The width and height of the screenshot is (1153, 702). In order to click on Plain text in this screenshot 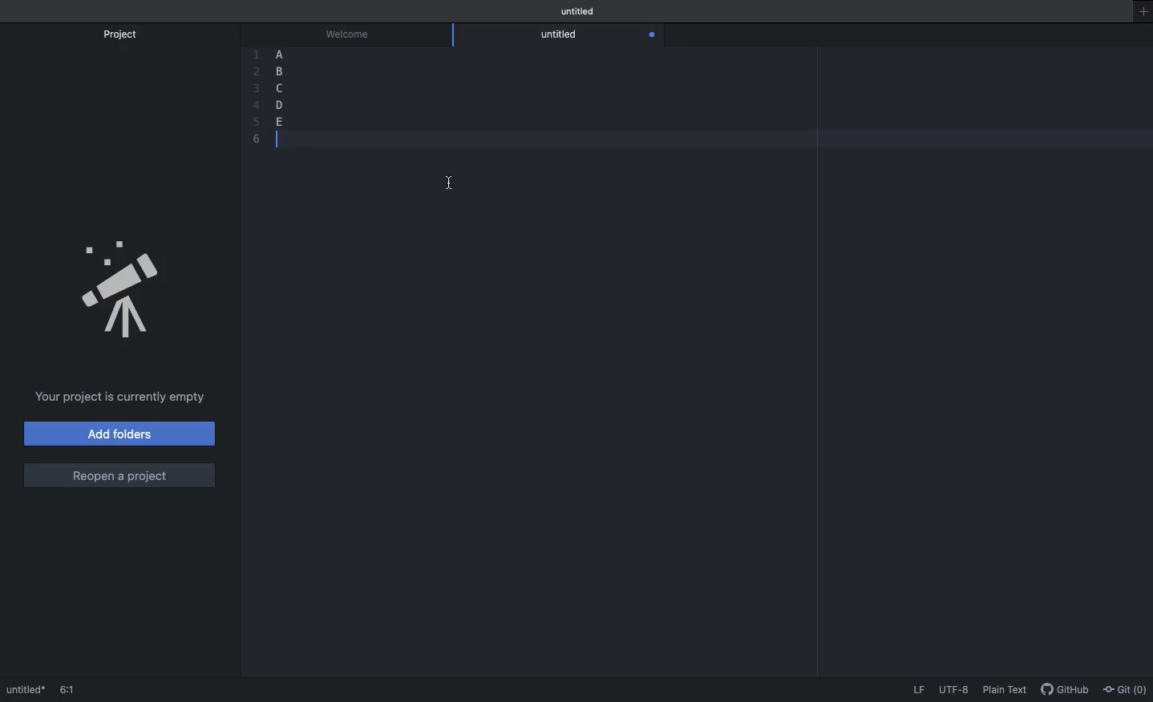, I will do `click(1009, 692)`.